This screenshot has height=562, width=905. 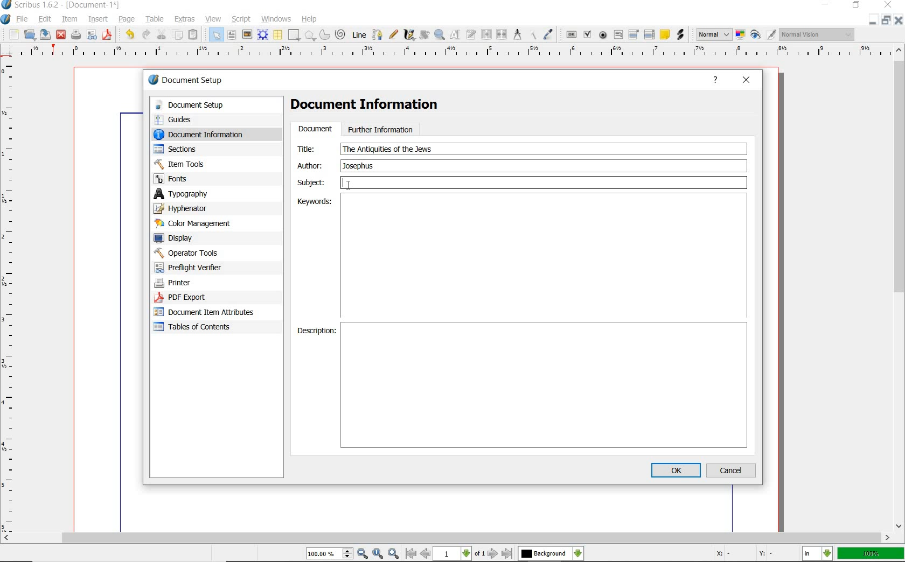 What do you see at coordinates (311, 18) in the screenshot?
I see `help` at bounding box center [311, 18].